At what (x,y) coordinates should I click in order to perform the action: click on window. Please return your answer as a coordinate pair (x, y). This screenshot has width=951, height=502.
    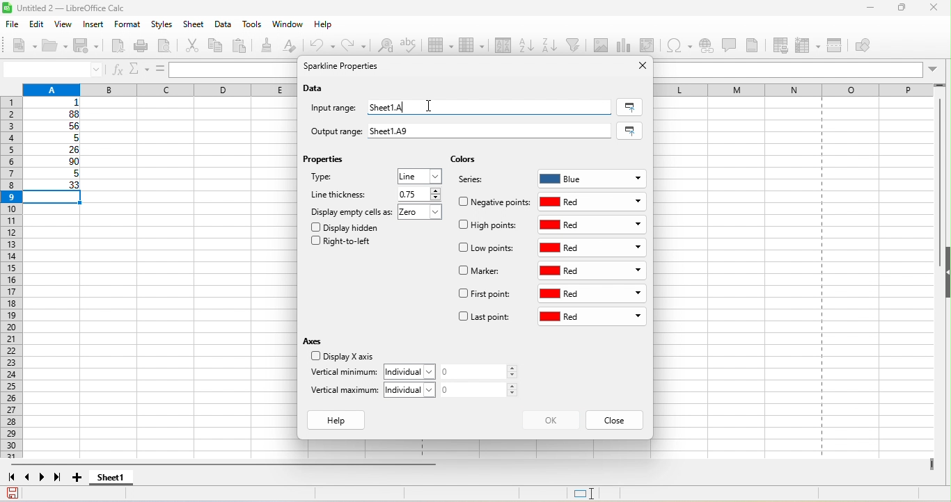
    Looking at the image, I should click on (288, 26).